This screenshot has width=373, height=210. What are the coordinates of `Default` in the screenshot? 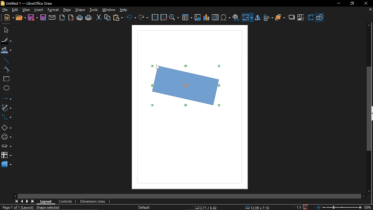 It's located at (143, 207).